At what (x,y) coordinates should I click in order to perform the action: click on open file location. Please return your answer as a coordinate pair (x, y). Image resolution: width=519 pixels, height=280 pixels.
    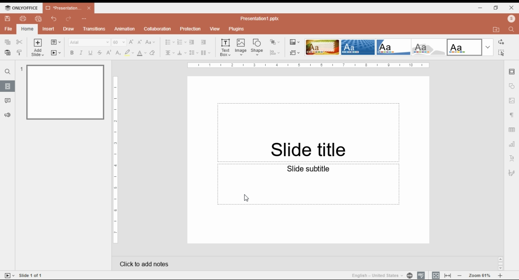
    Looking at the image, I should click on (498, 30).